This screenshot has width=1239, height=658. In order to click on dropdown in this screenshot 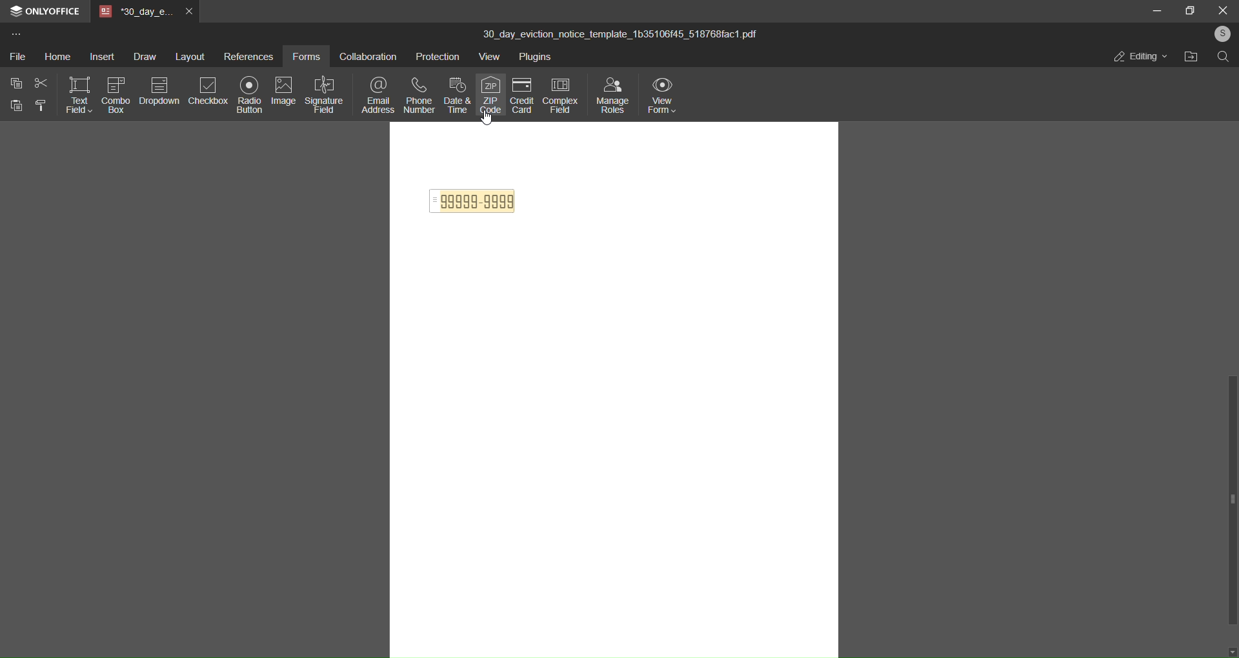, I will do `click(161, 91)`.